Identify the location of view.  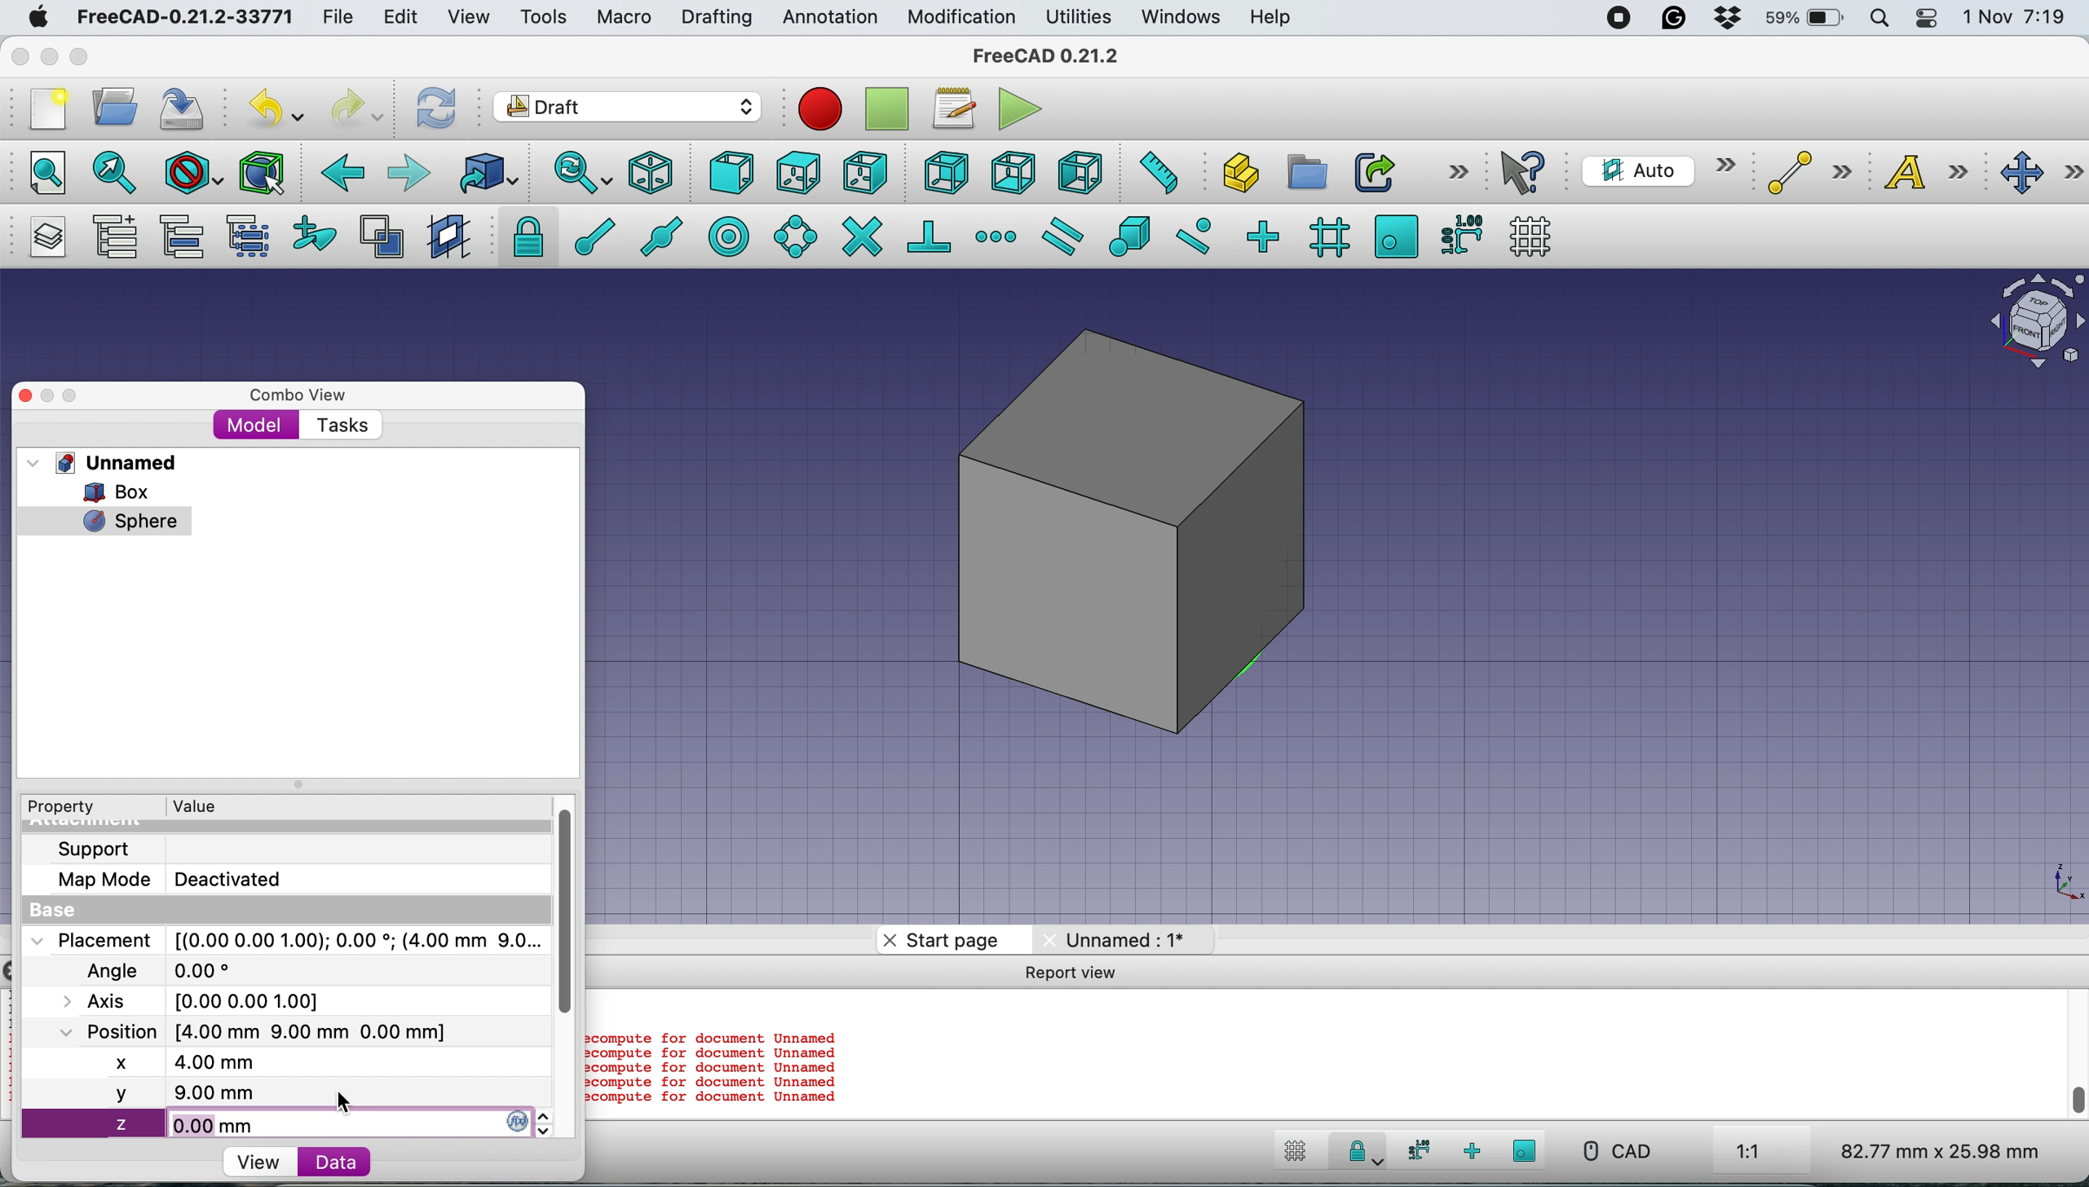
(258, 1163).